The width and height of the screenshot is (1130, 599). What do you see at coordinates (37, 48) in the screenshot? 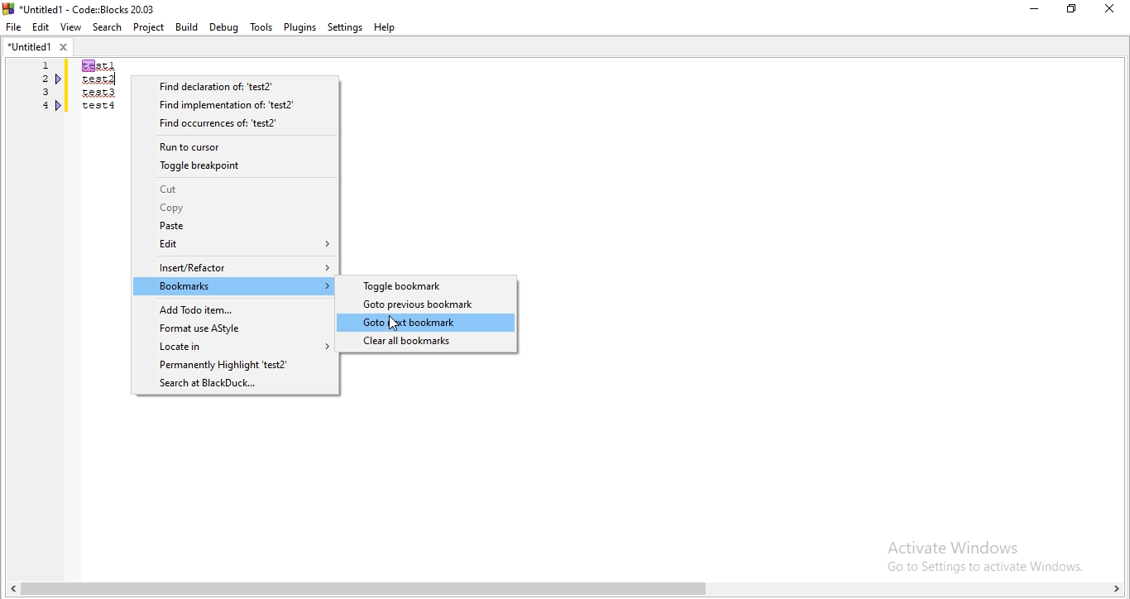
I see `untitled tab` at bounding box center [37, 48].